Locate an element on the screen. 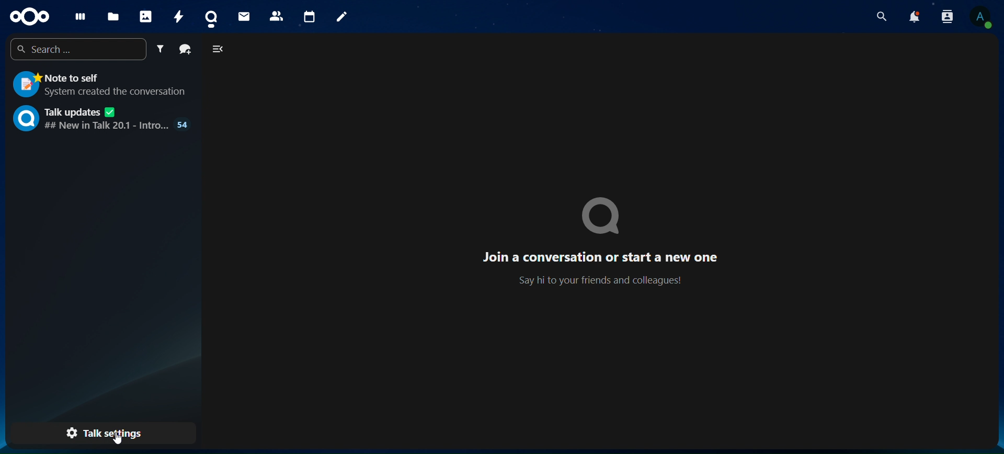 The height and width of the screenshot is (454, 1004). activity is located at coordinates (177, 14).